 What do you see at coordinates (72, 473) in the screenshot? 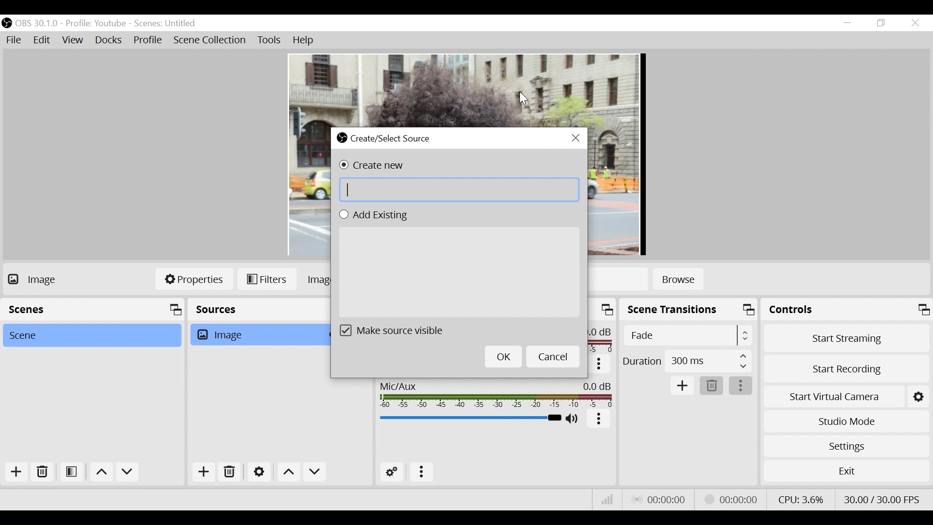
I see `Open Scene Filter` at bounding box center [72, 473].